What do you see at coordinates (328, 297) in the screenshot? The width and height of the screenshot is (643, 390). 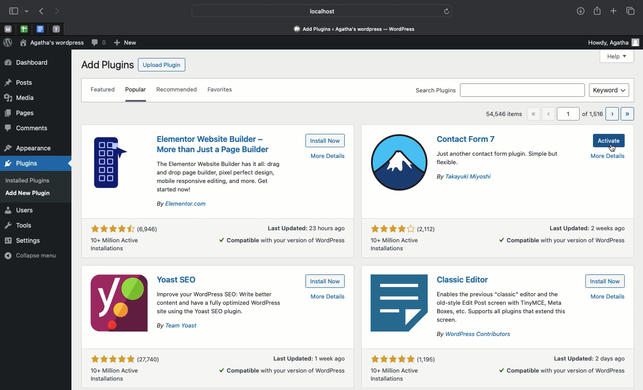 I see `More details` at bounding box center [328, 297].